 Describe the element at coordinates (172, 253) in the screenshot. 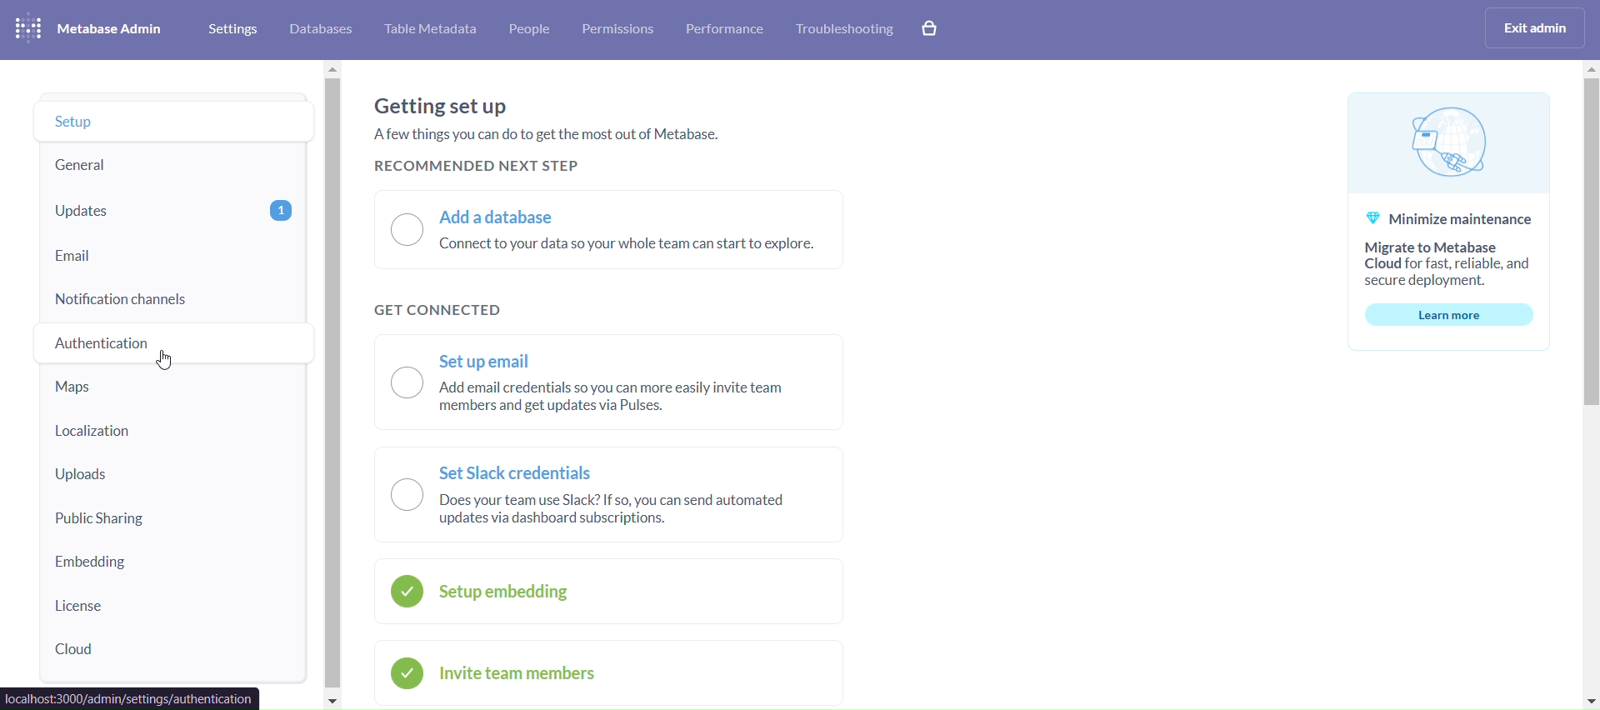

I see `email` at that location.